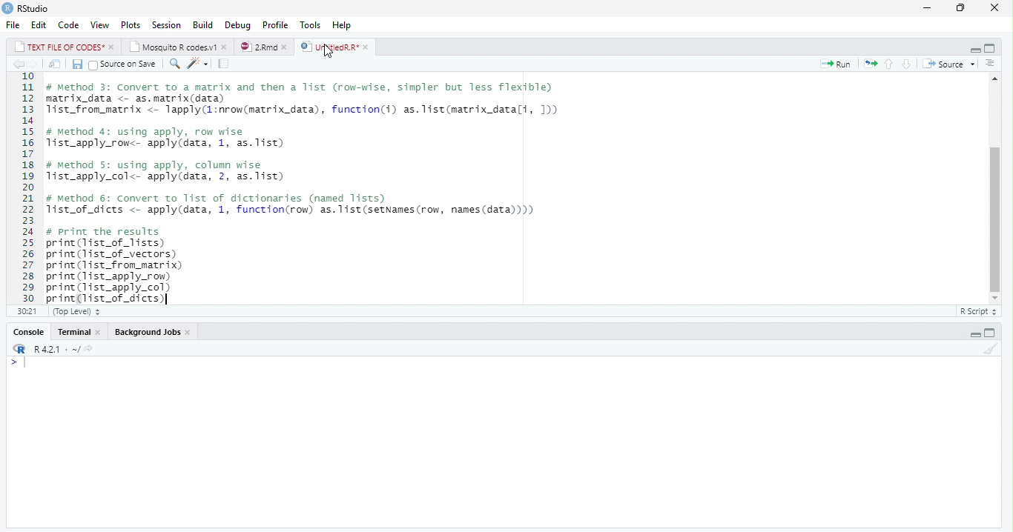 This screenshot has height=532, width=1013. Describe the element at coordinates (25, 310) in the screenshot. I see `1:1` at that location.